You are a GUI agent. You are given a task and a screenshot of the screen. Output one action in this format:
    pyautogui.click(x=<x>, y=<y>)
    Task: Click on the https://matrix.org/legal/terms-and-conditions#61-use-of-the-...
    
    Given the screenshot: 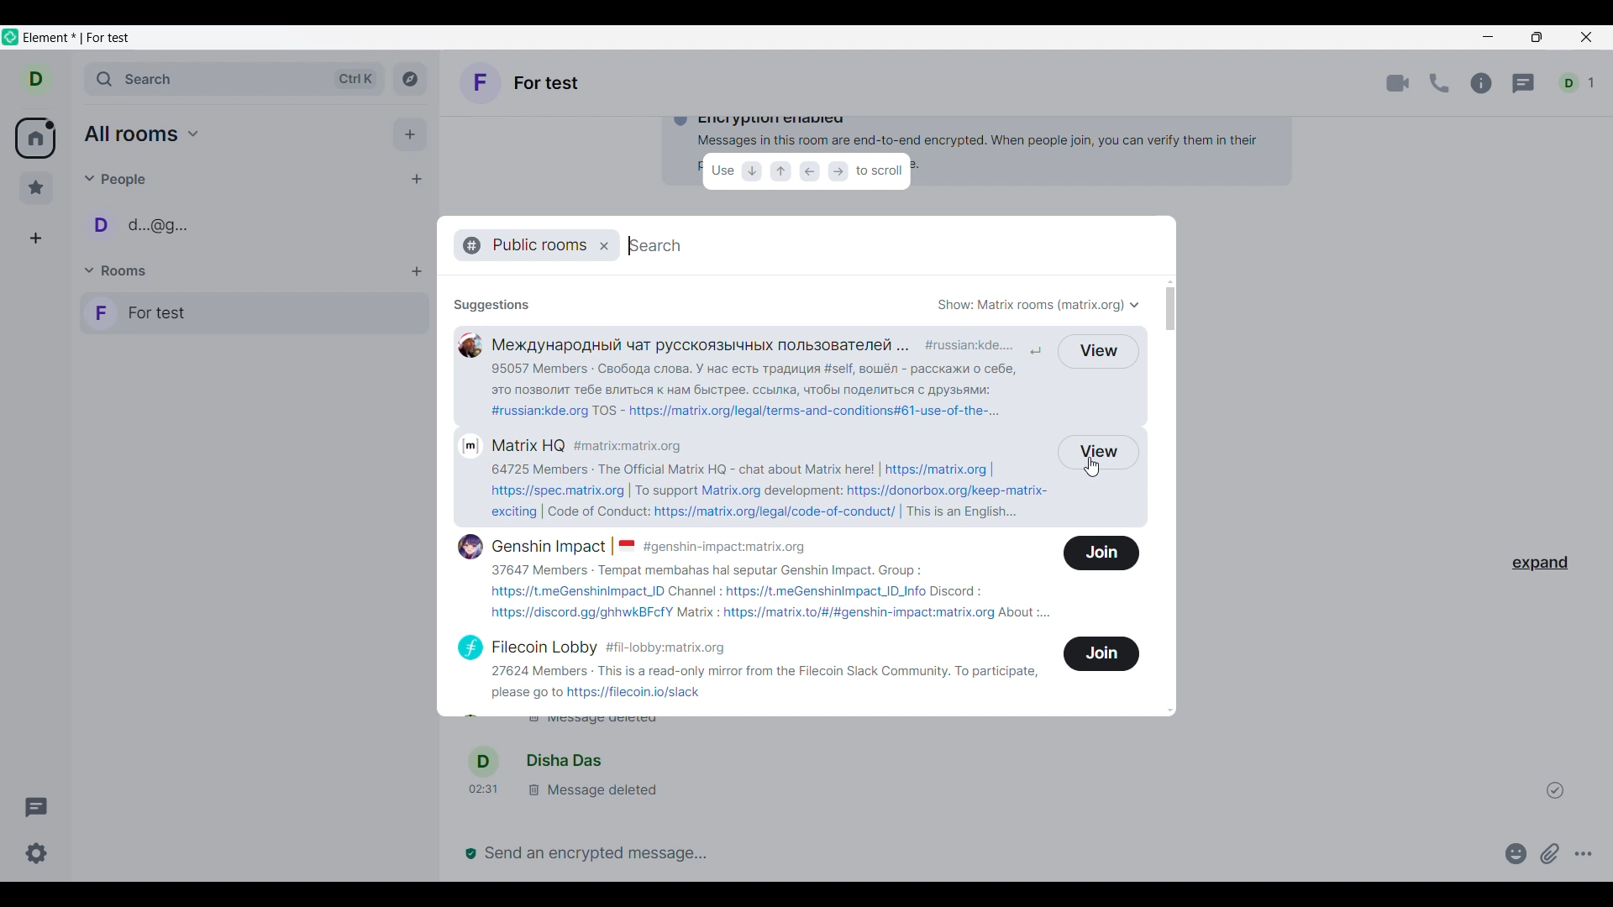 What is the action you would take?
    pyautogui.click(x=816, y=410)
    